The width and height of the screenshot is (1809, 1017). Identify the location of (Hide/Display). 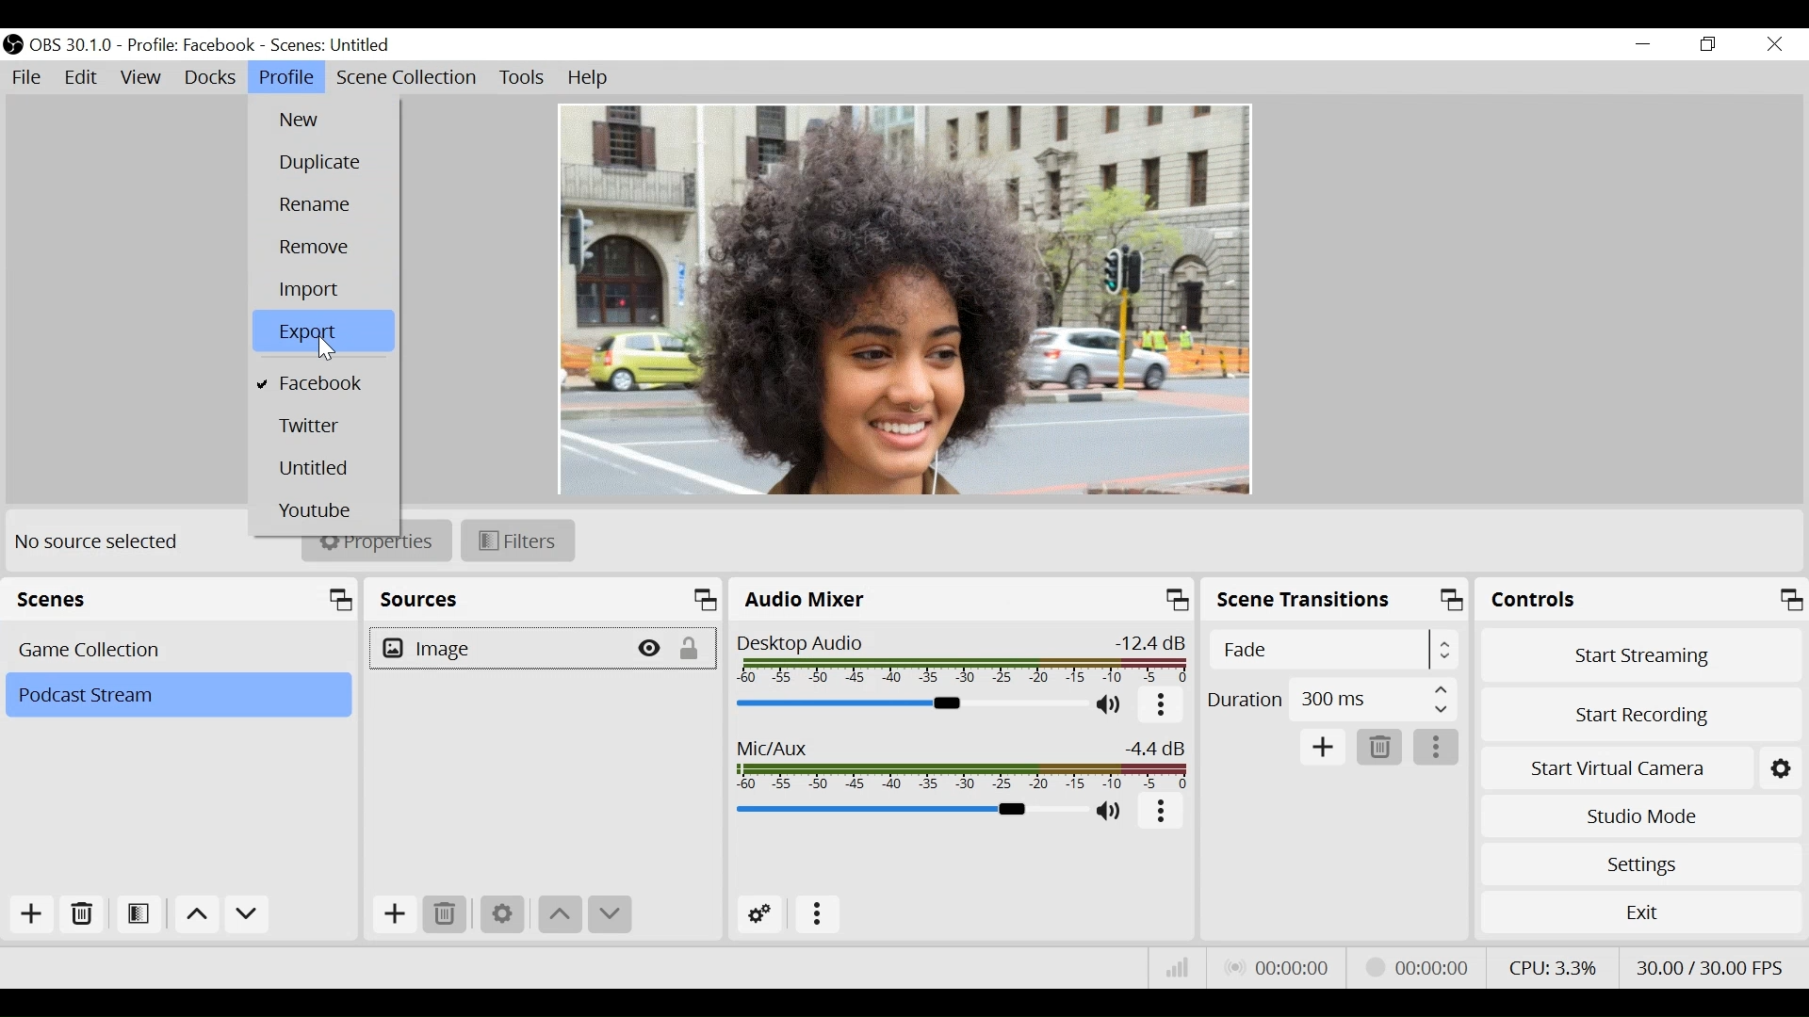
(653, 649).